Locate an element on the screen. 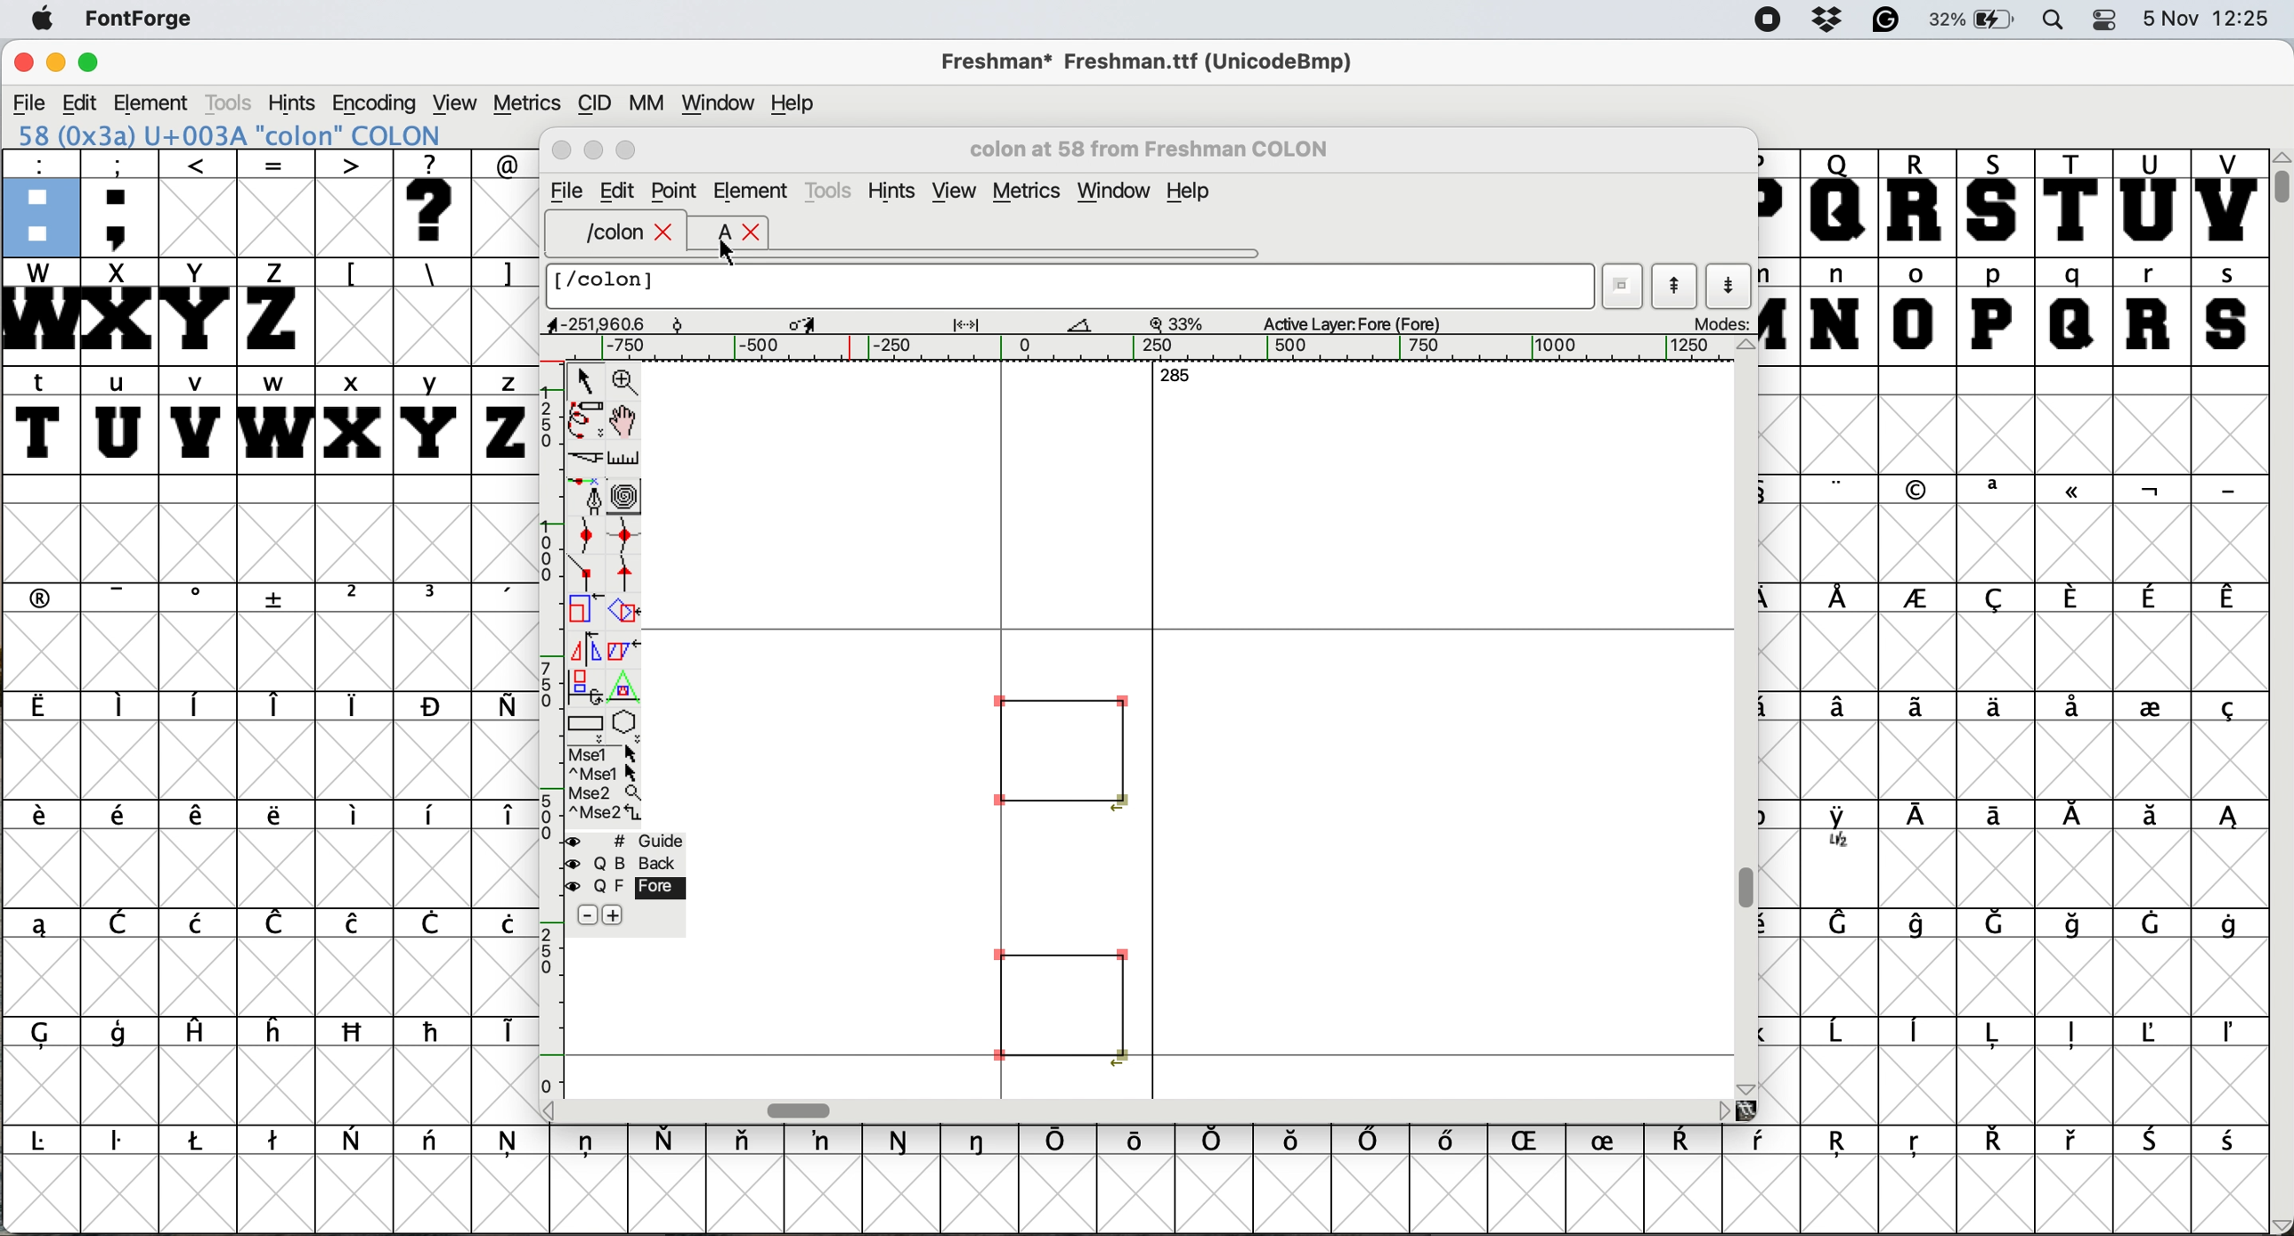  P is located at coordinates (1777, 203).